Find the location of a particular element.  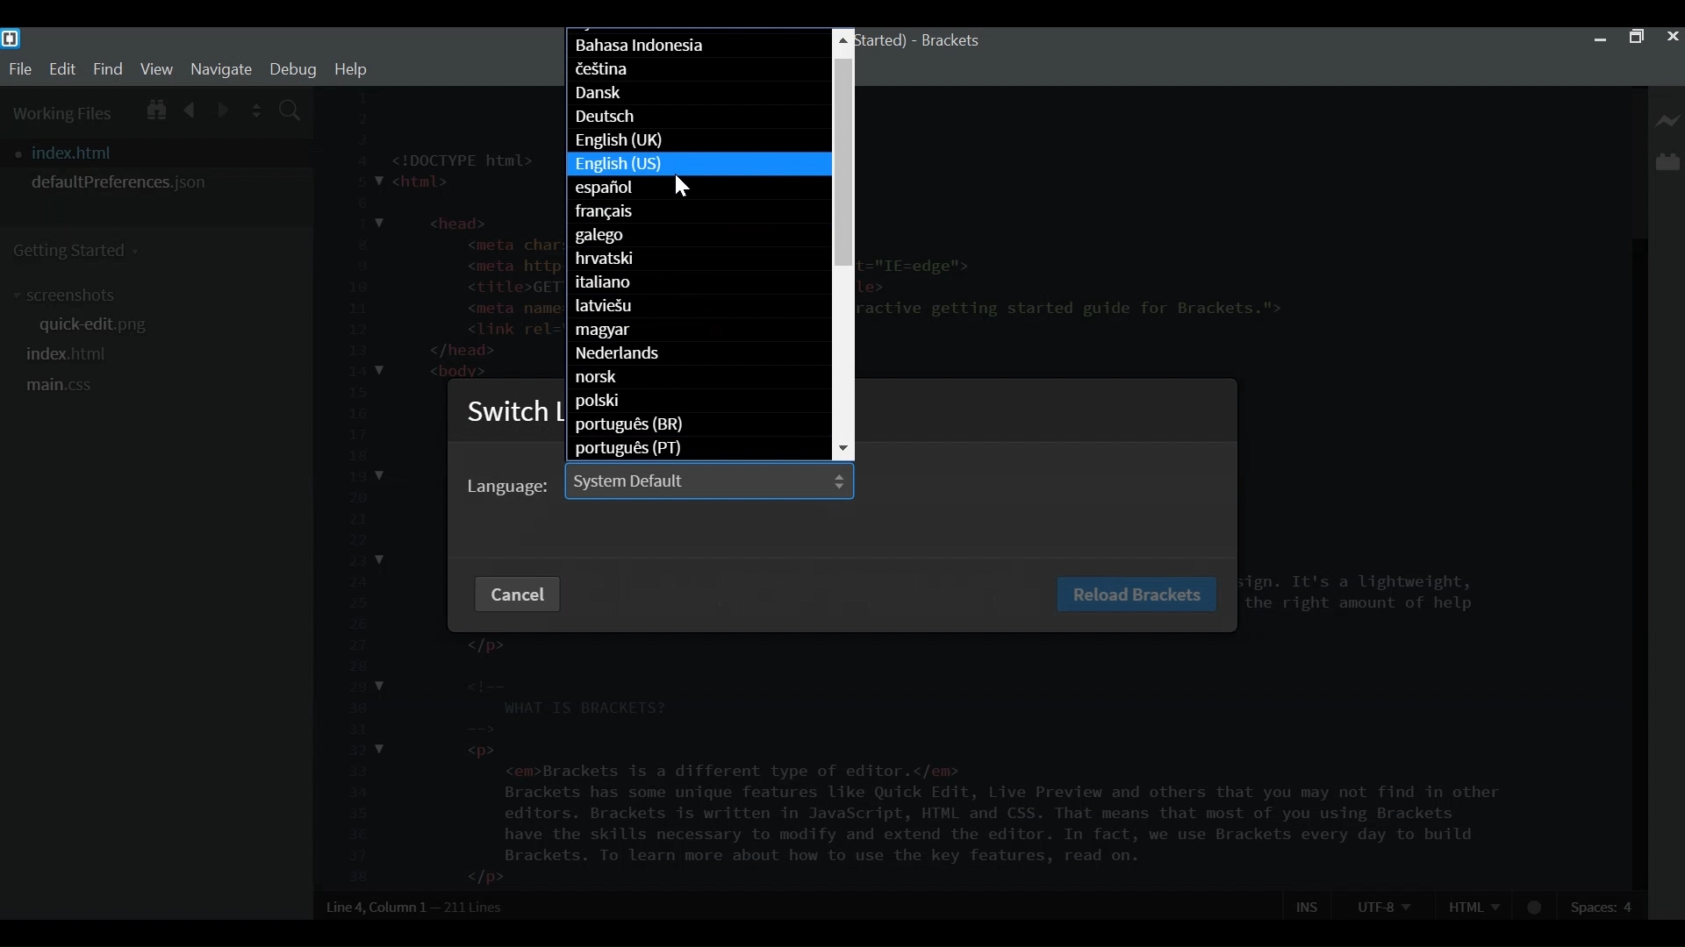

Close is located at coordinates (1672, 37).